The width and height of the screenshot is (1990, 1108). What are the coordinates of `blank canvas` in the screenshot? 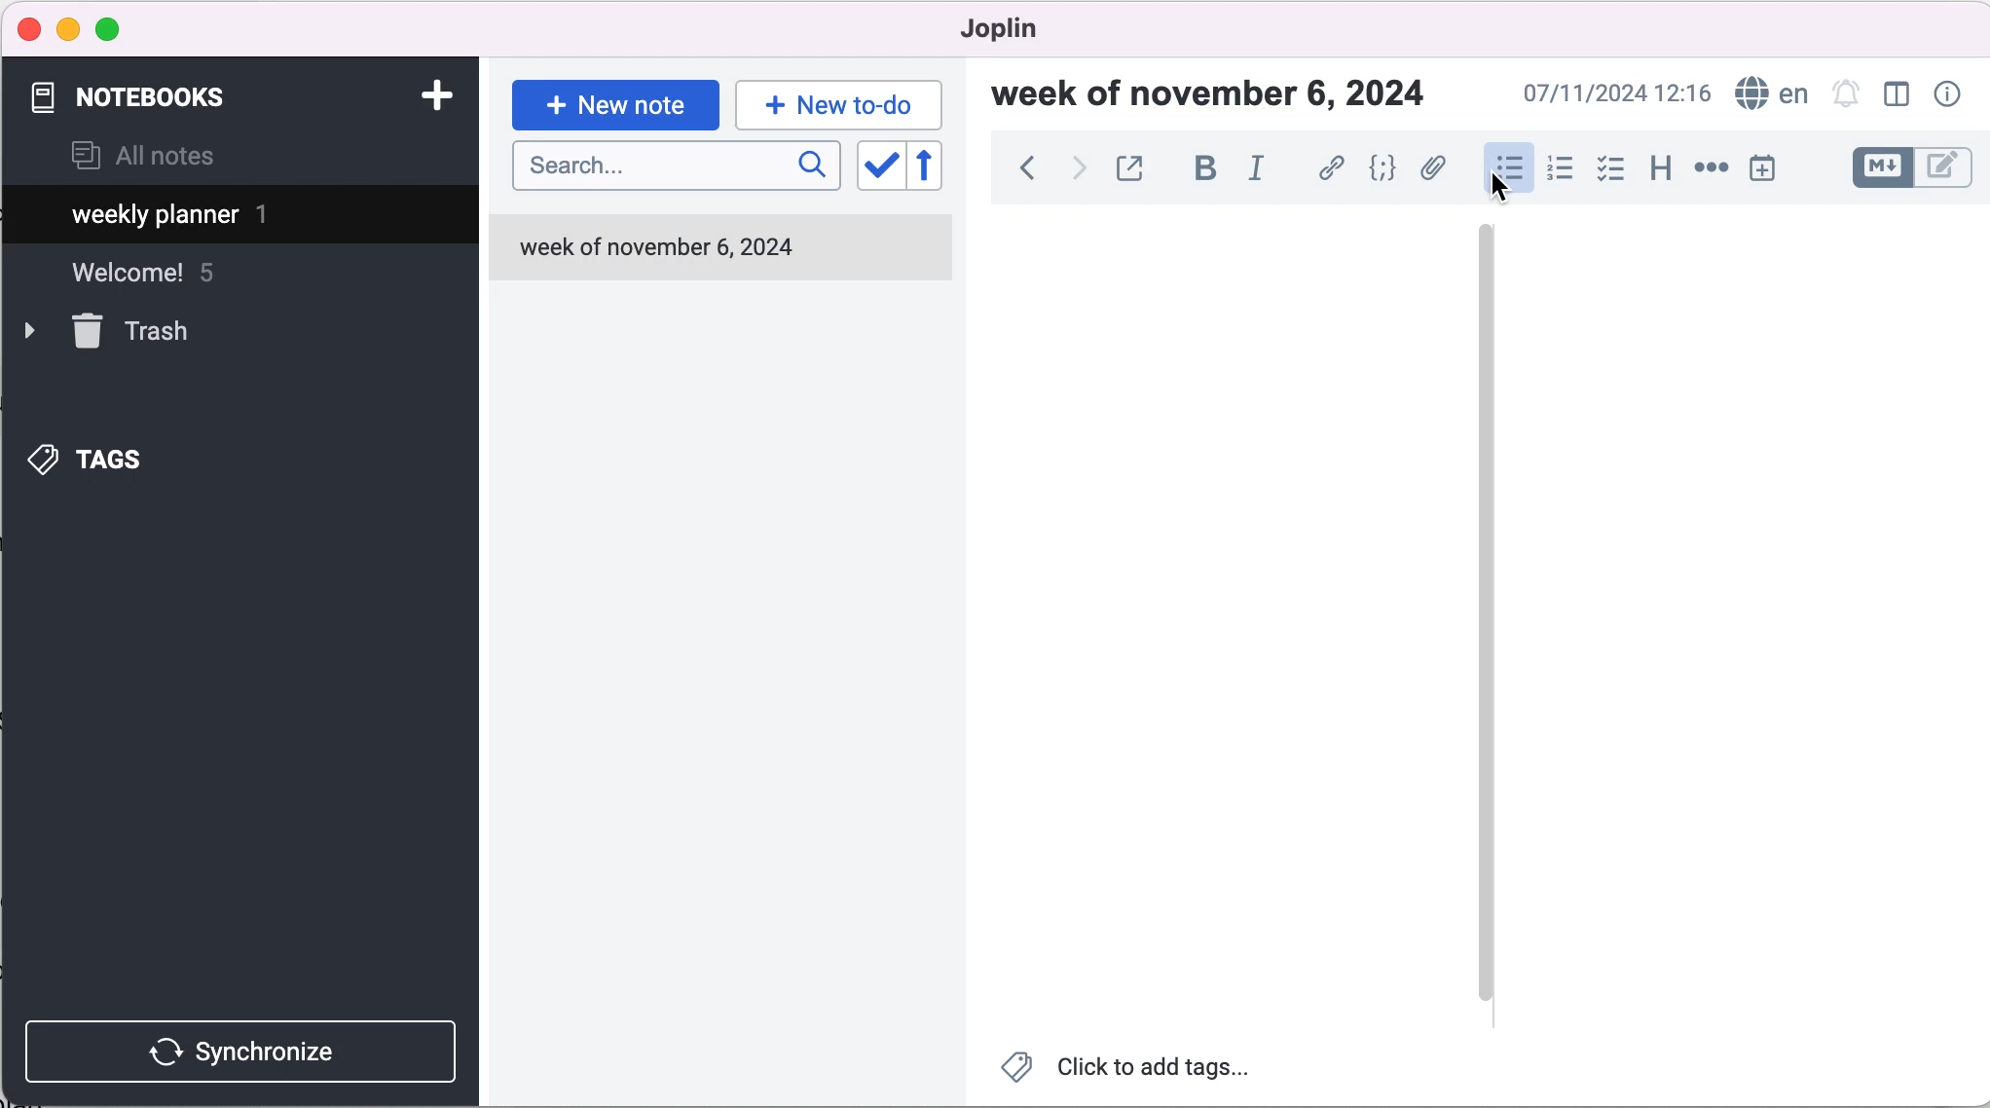 It's located at (1747, 618).